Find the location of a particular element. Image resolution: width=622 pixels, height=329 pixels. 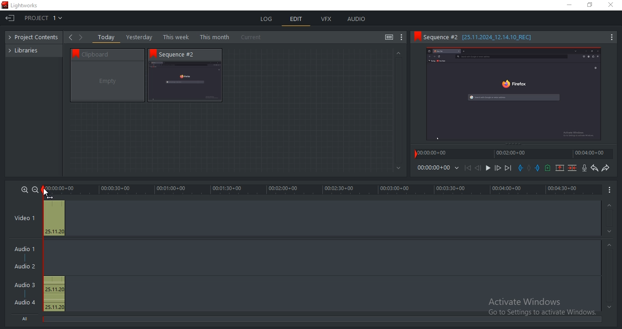

project is located at coordinates (36, 38).